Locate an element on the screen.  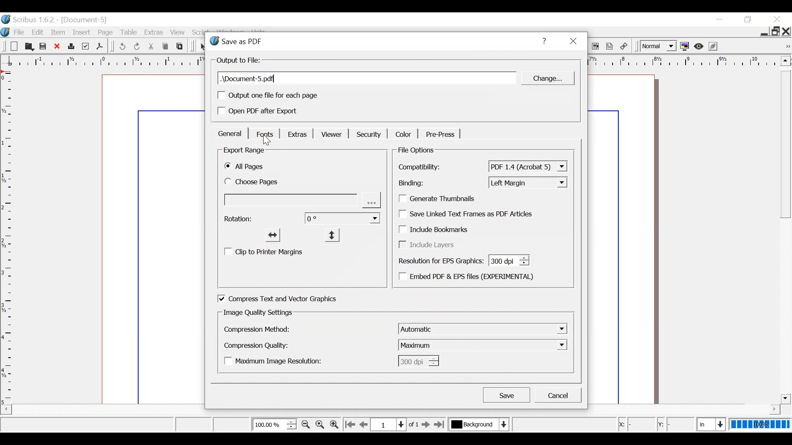
Binding is located at coordinates (422, 183).